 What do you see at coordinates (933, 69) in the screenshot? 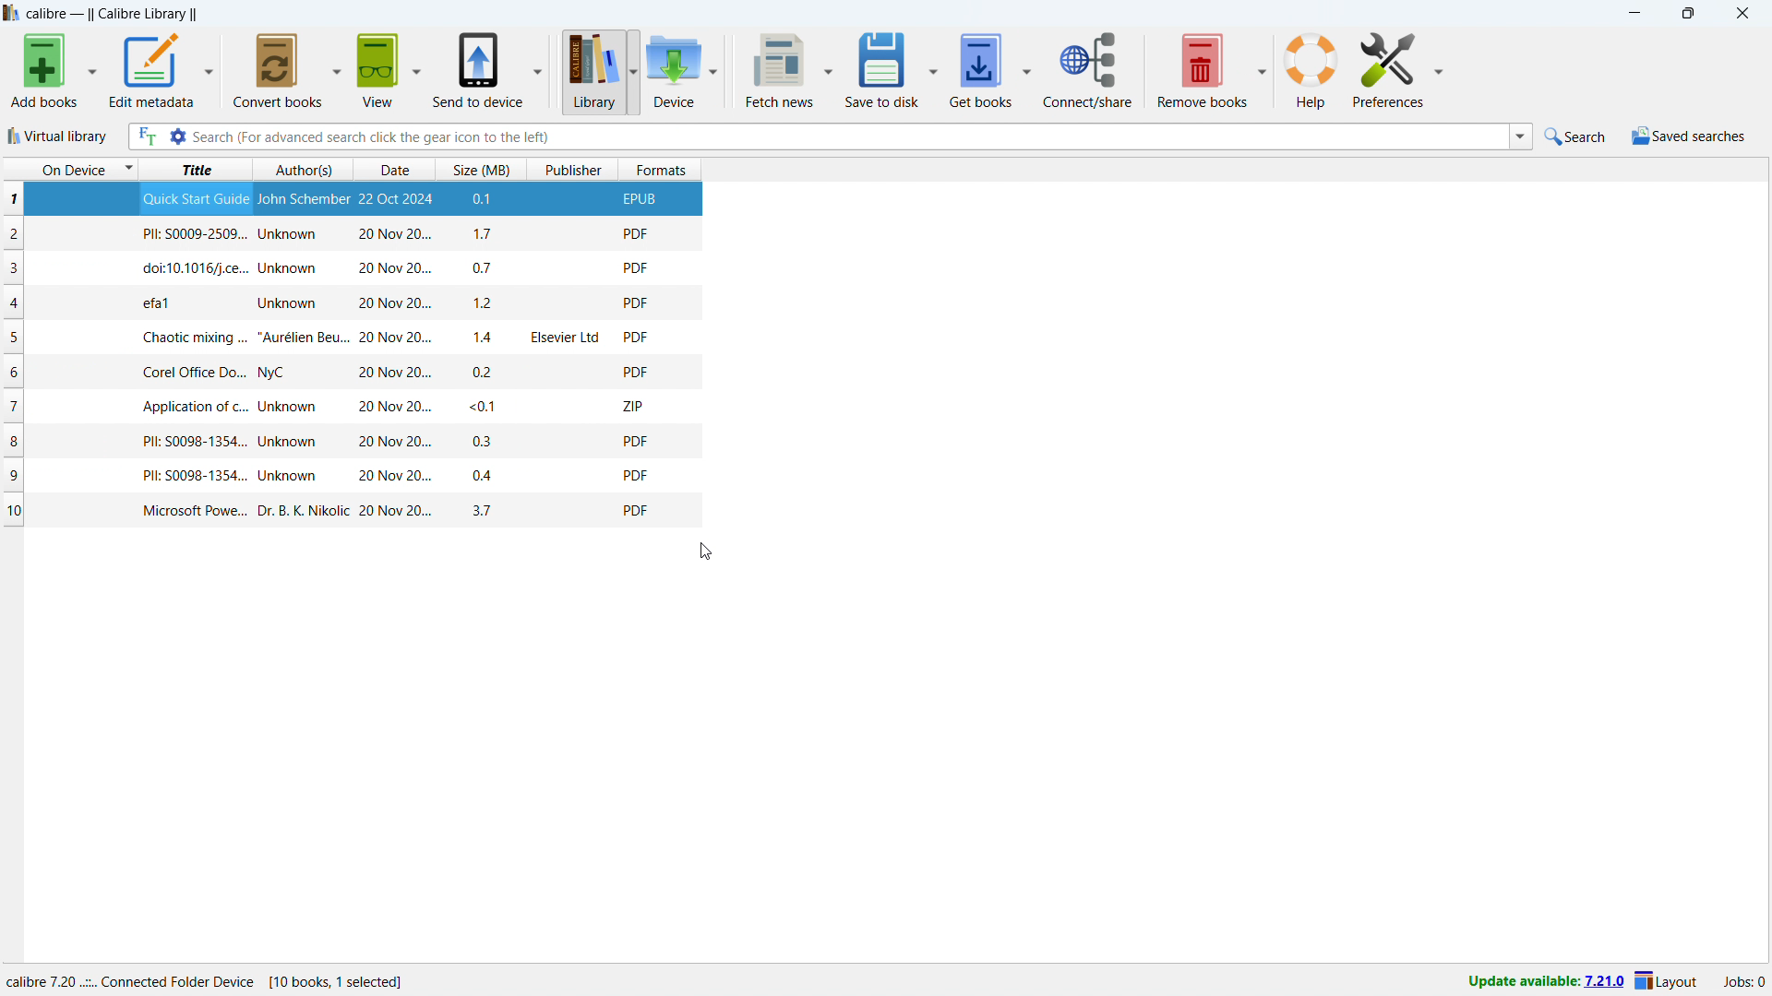
I see ` save to disk options` at bounding box center [933, 69].